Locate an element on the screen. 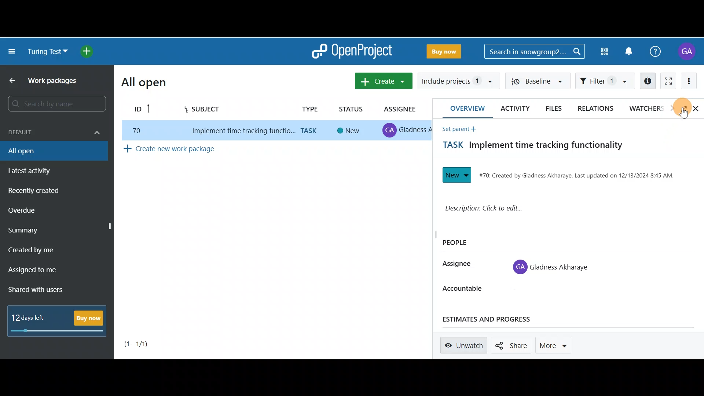 This screenshot has height=396, width=704. Shared with users is located at coordinates (41, 290).